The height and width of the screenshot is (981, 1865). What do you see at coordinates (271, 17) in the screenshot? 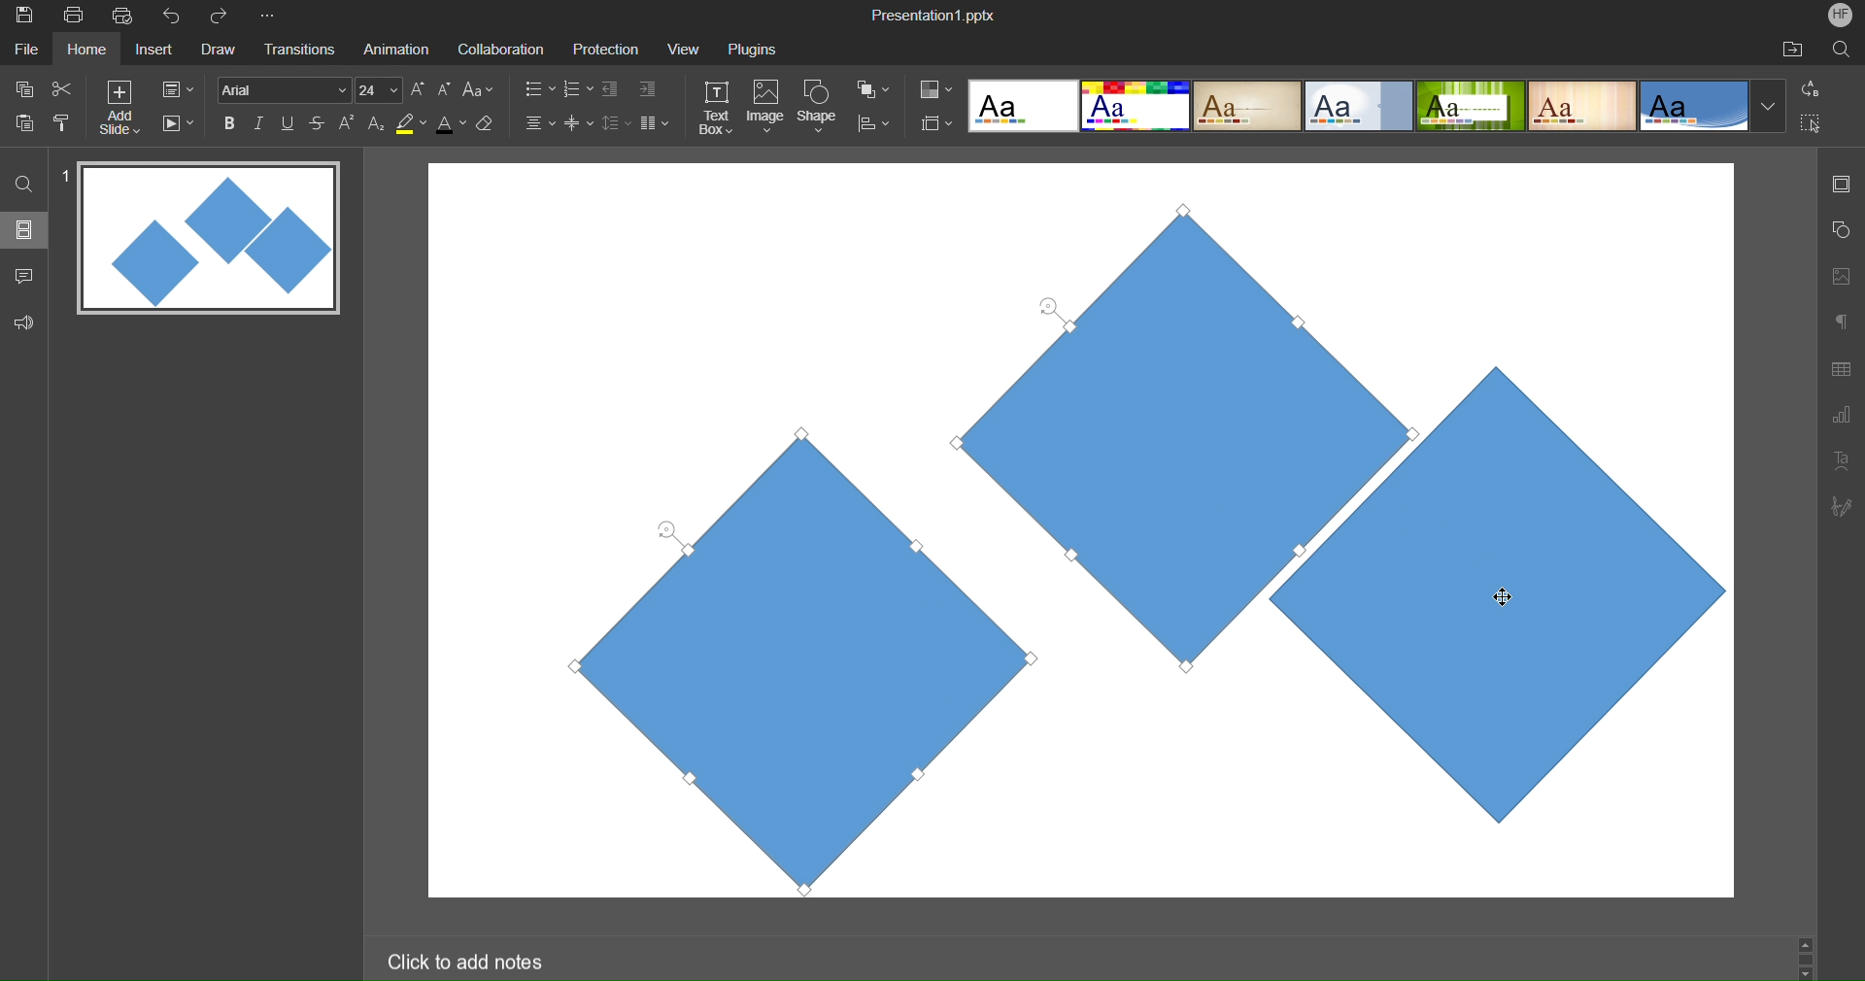
I see `More` at bounding box center [271, 17].